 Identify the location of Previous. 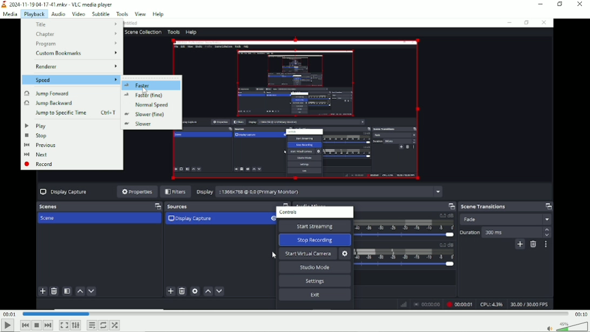
(25, 325).